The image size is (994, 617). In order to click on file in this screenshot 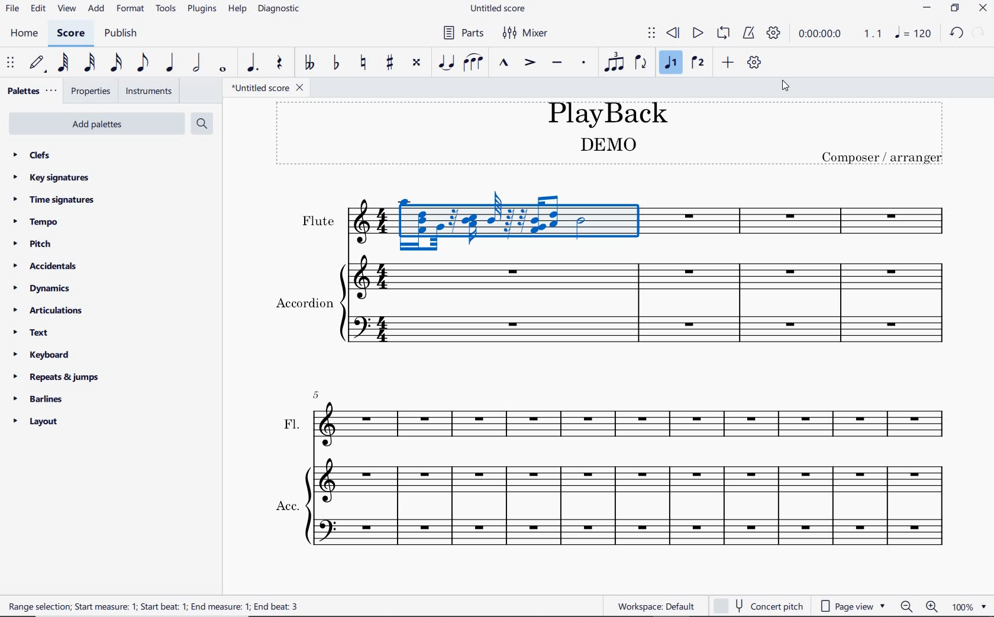, I will do `click(12, 9)`.